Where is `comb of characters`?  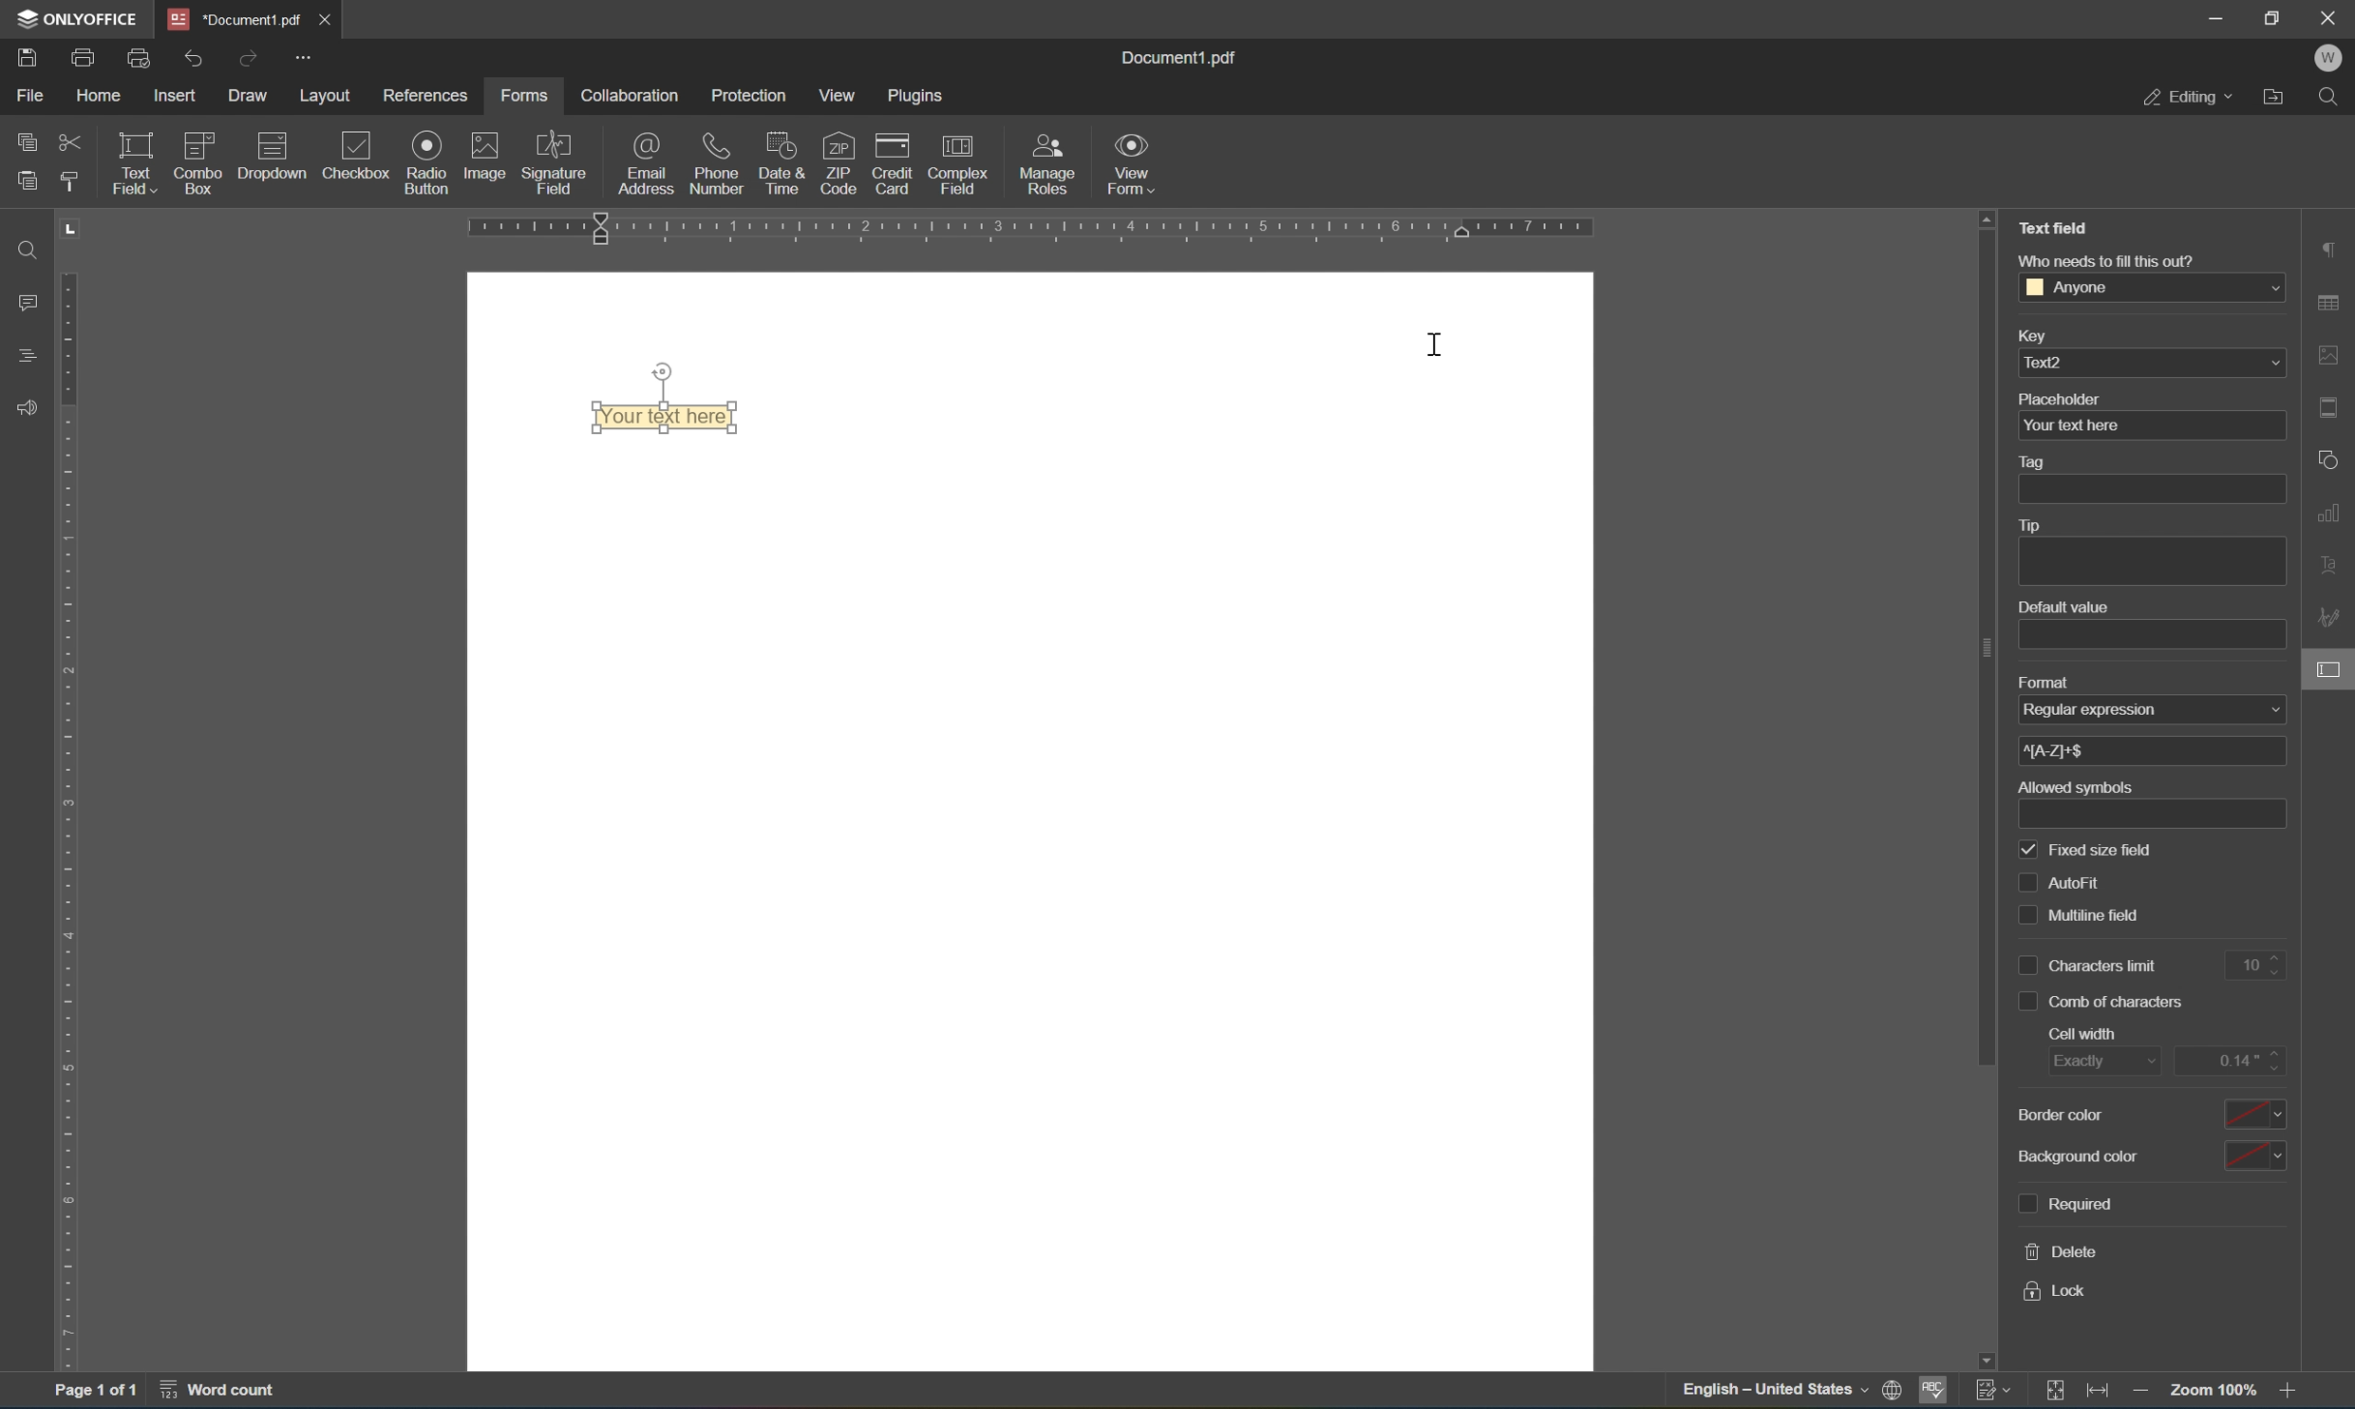 comb of characters is located at coordinates (2101, 1000).